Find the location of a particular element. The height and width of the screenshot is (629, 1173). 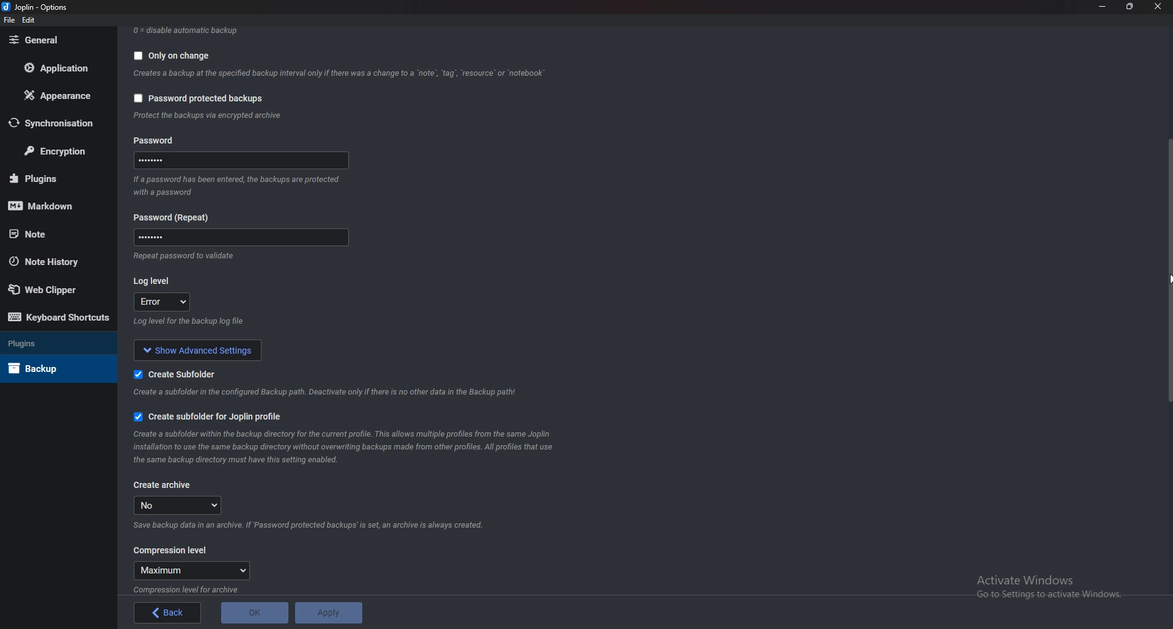

error is located at coordinates (161, 301).